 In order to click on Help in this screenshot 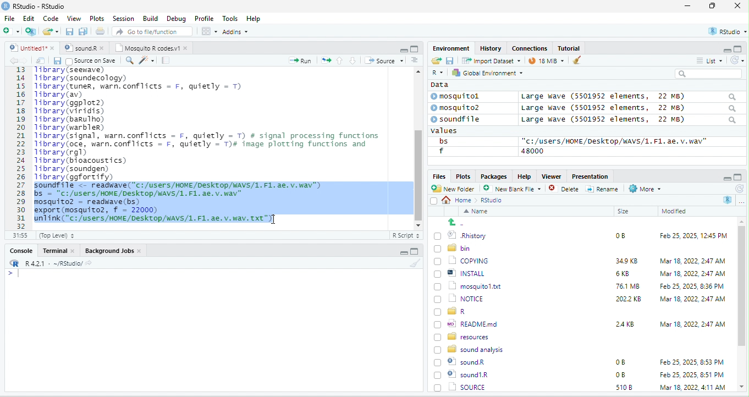, I will do `click(254, 19)`.